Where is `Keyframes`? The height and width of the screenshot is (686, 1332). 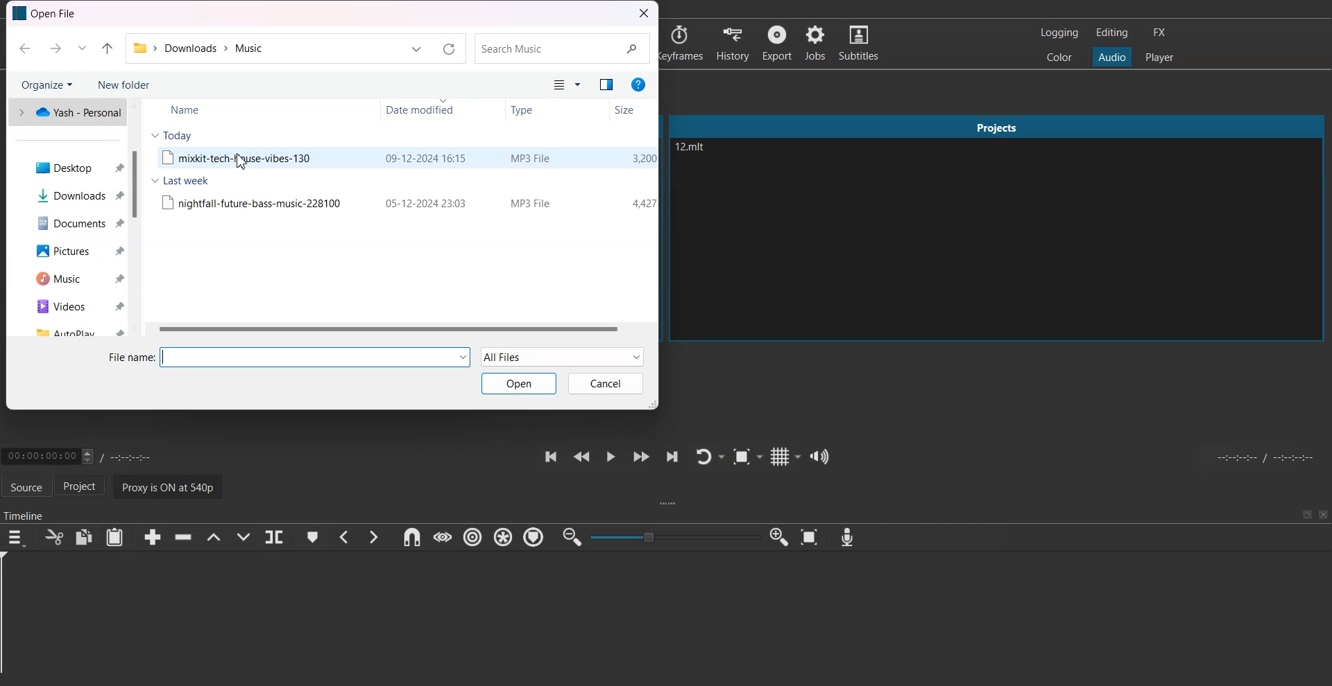
Keyframes is located at coordinates (683, 42).